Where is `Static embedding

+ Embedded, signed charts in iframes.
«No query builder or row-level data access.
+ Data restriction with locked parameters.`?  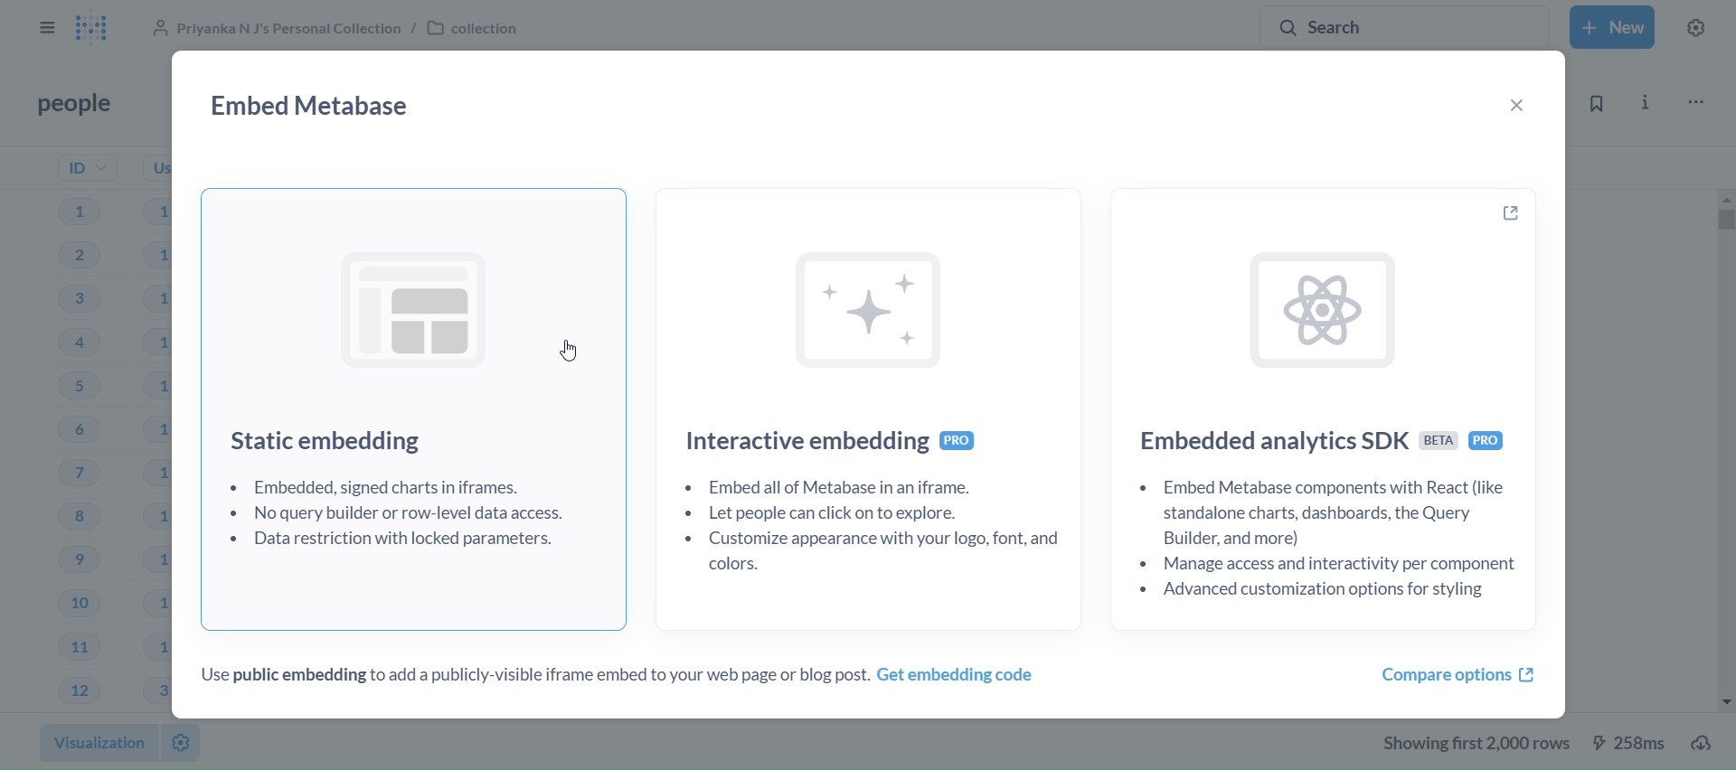 Static embedding

+ Embedded, signed charts in iframes.
«No query builder or row-level data access.
+ Data restriction with locked parameters. is located at coordinates (417, 406).